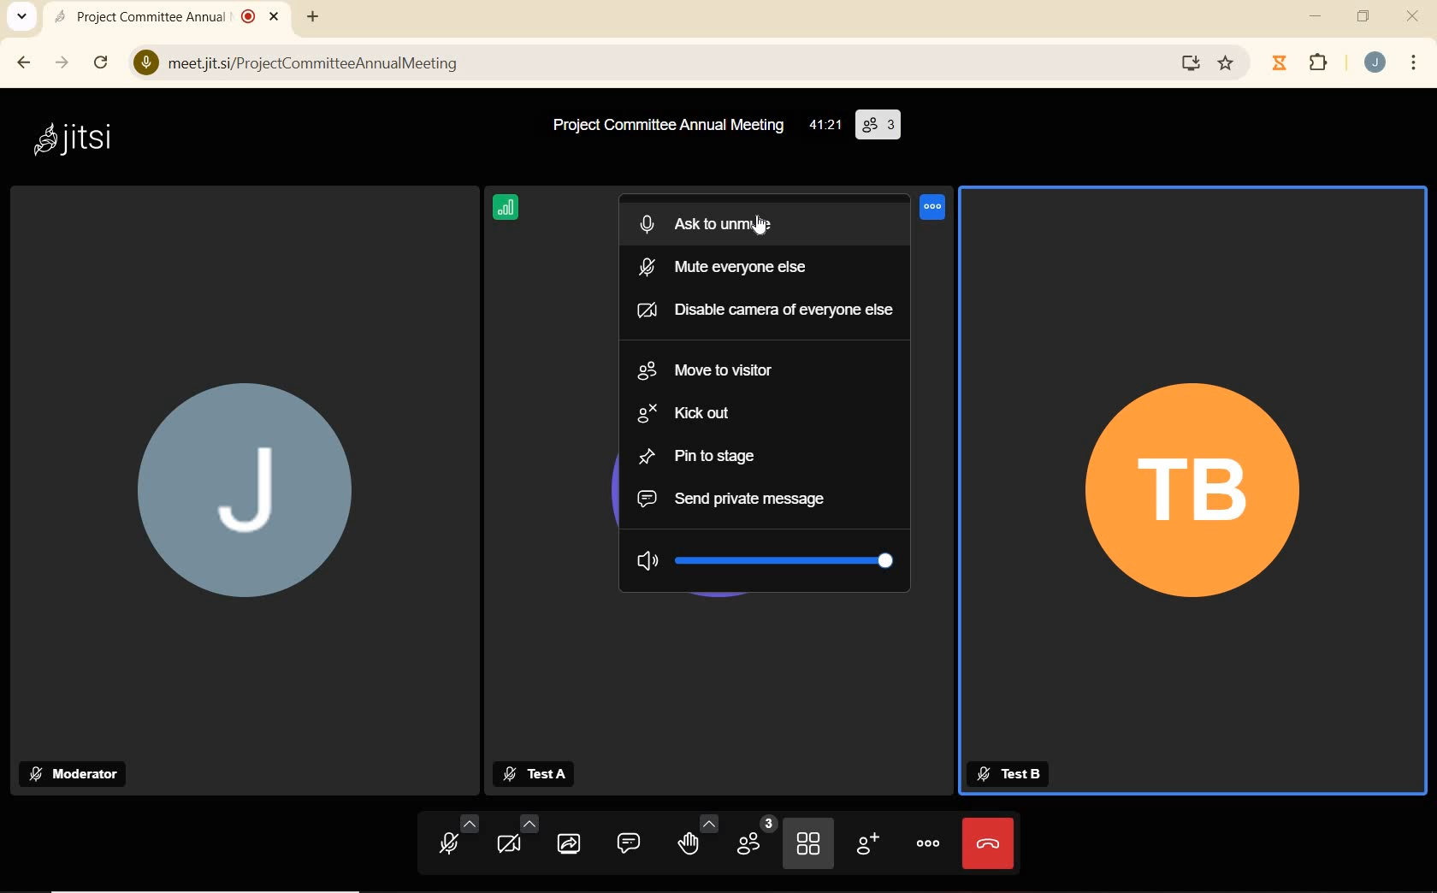  Describe the element at coordinates (824, 127) in the screenshot. I see `41:18` at that location.